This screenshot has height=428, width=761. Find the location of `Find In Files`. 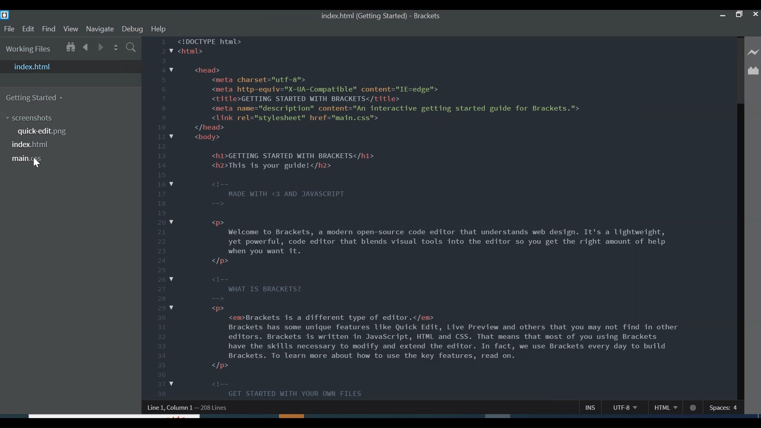

Find In Files is located at coordinates (132, 48).